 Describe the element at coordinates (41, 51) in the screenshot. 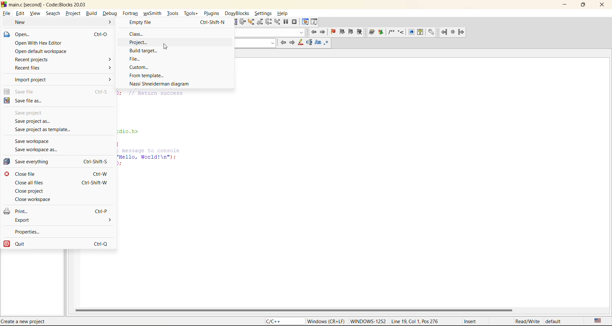

I see `open default workspace` at that location.